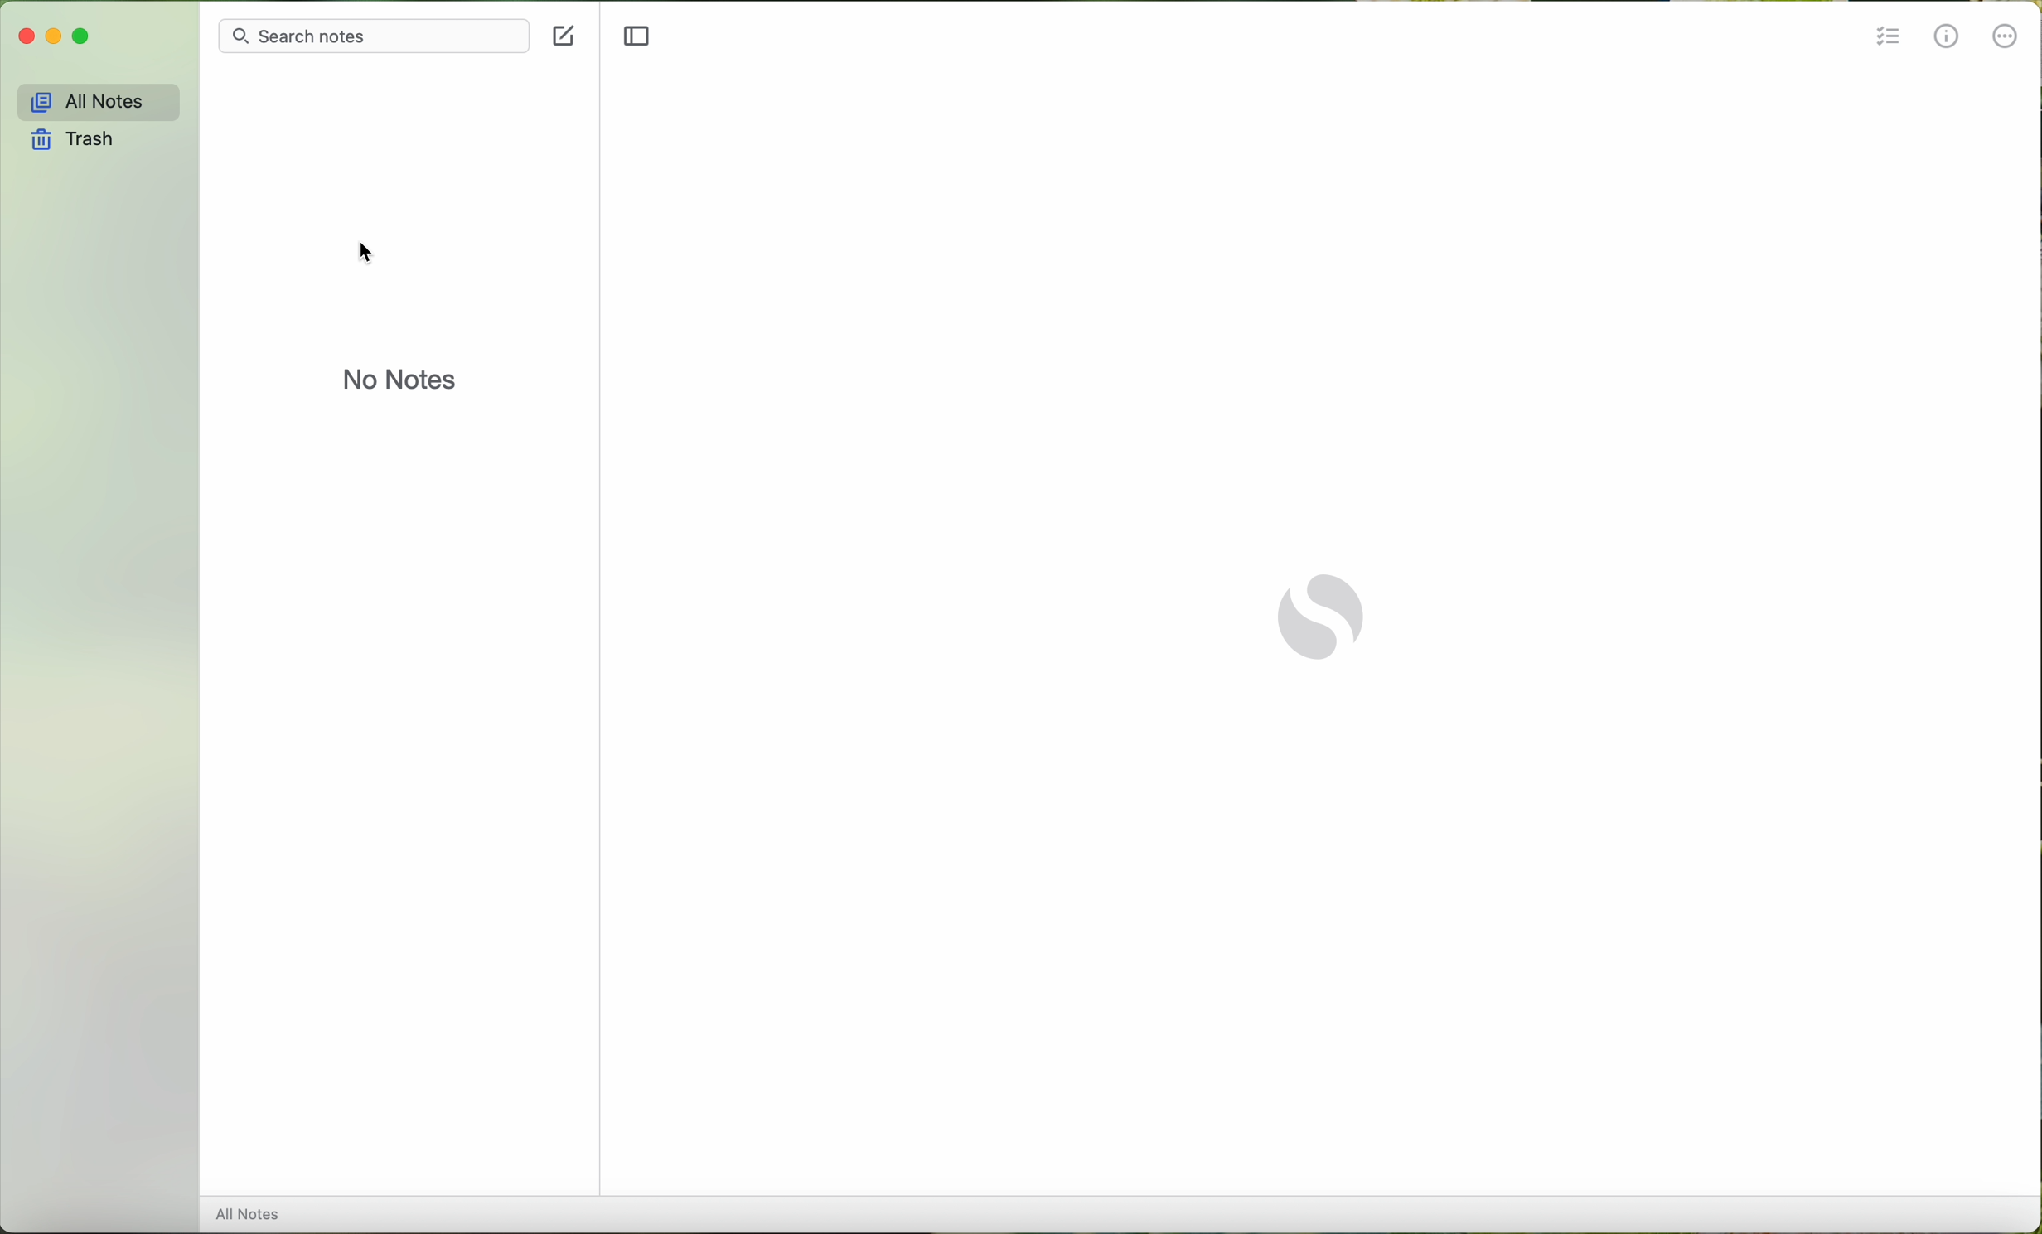  I want to click on cursor, so click(365, 251).